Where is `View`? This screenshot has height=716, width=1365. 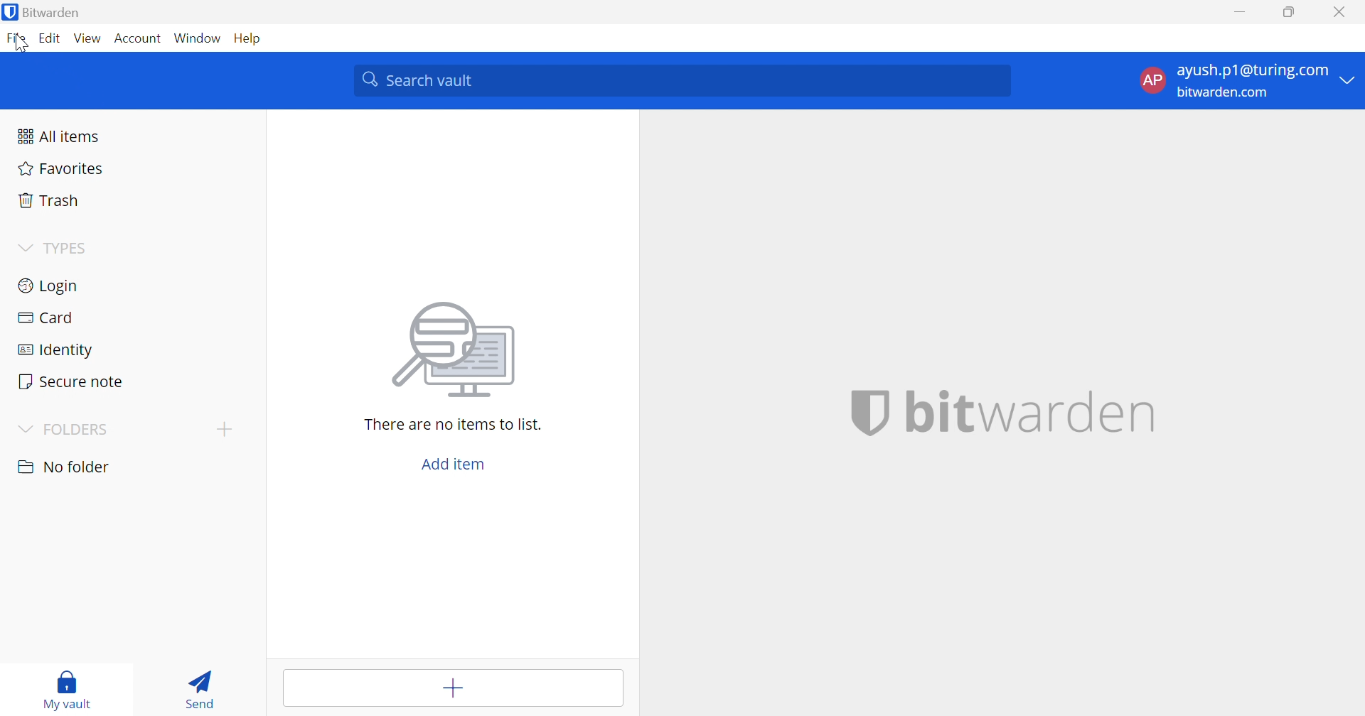 View is located at coordinates (88, 38).